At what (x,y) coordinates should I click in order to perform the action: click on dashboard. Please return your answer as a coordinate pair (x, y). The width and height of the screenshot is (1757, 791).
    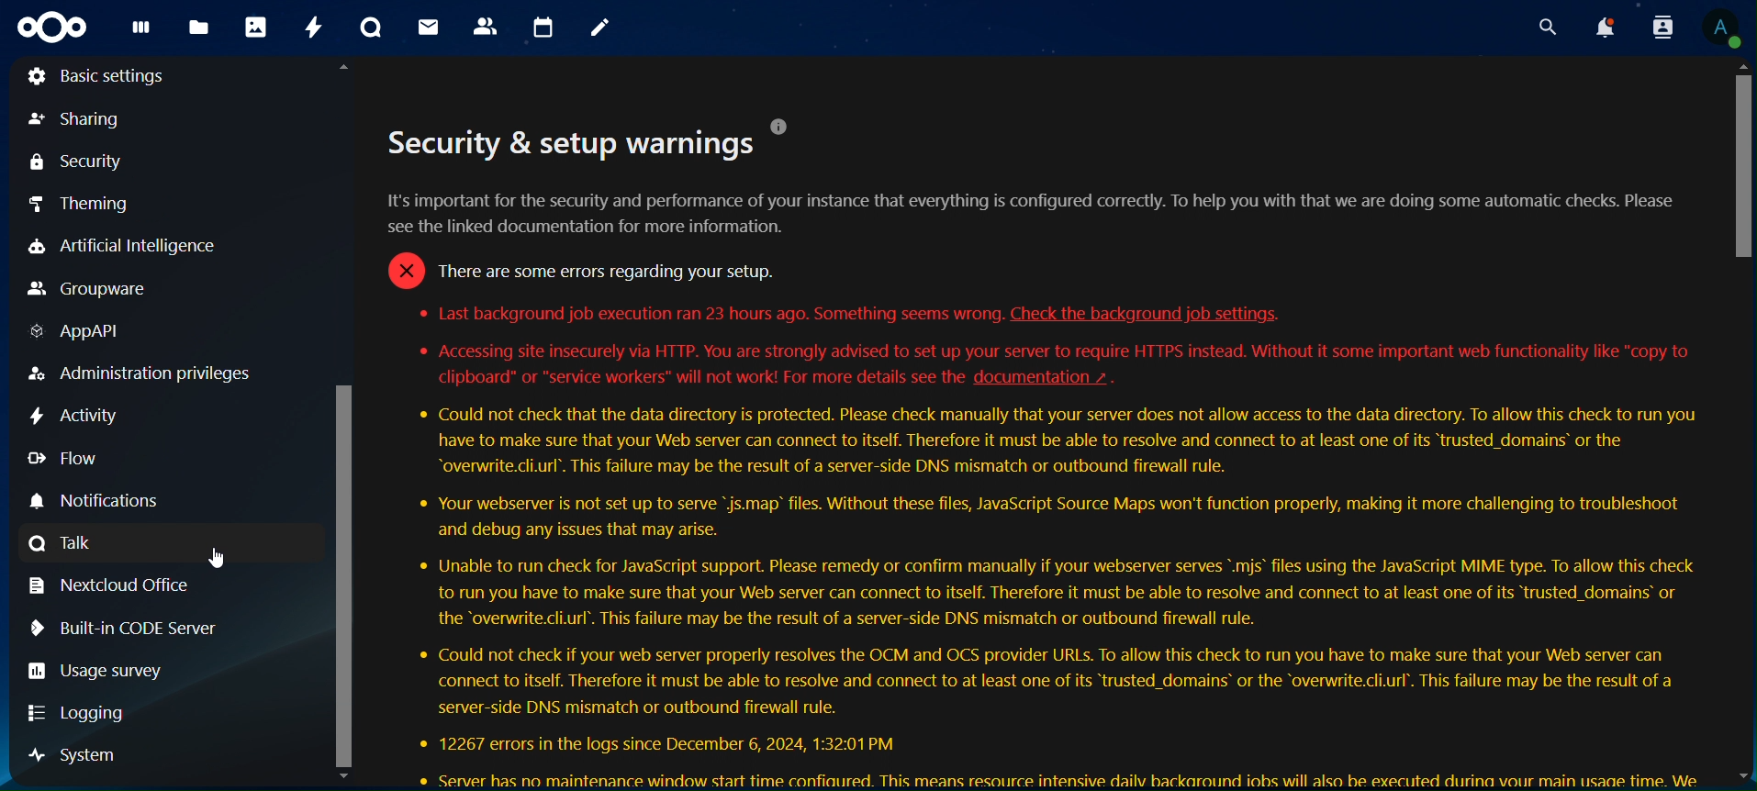
    Looking at the image, I should click on (140, 33).